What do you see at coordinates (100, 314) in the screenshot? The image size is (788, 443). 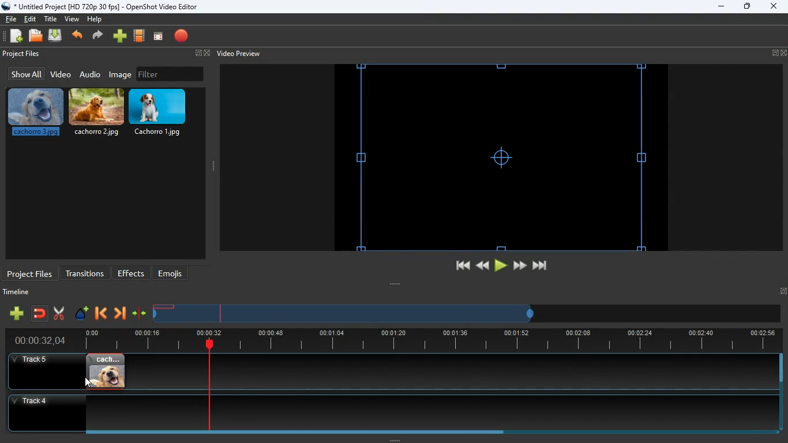 I see `back` at bounding box center [100, 314].